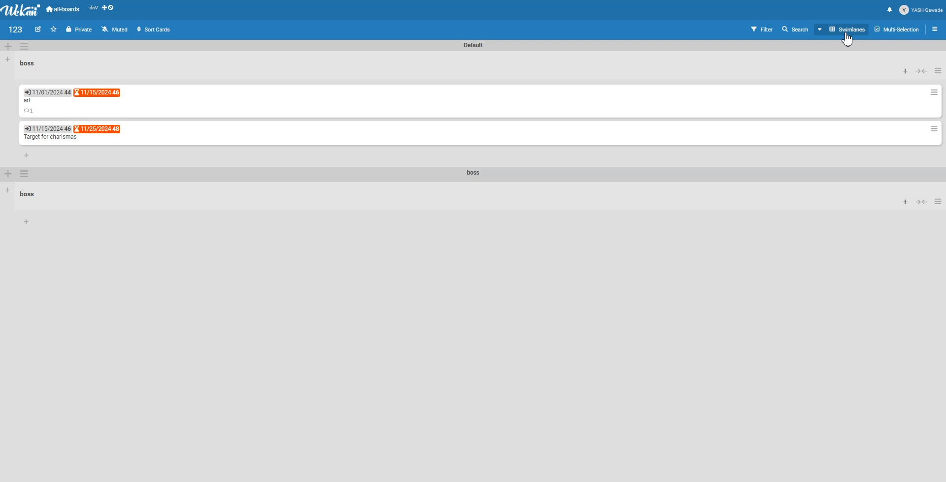 This screenshot has width=946, height=482. What do you see at coordinates (98, 128) in the screenshot?
I see `End Date` at bounding box center [98, 128].